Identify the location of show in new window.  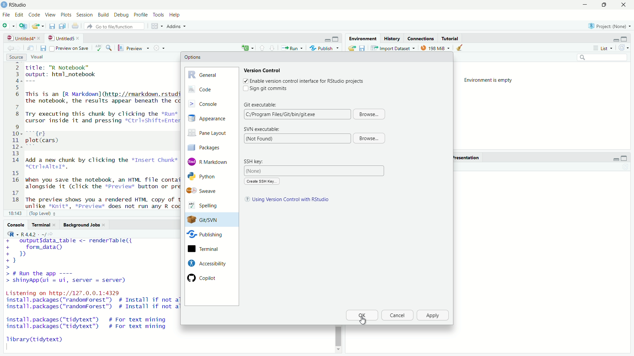
(30, 48).